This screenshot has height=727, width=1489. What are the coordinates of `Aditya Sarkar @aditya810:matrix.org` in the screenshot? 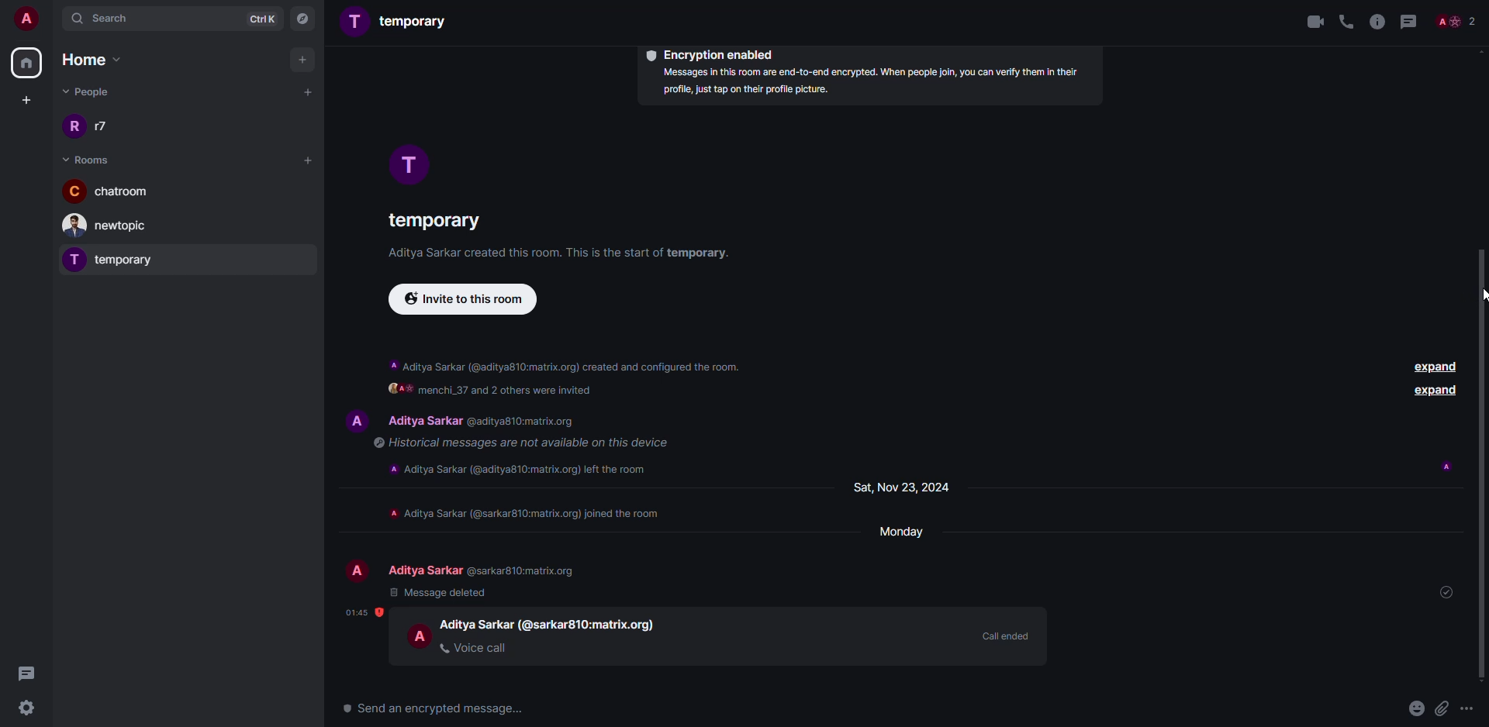 It's located at (496, 422).